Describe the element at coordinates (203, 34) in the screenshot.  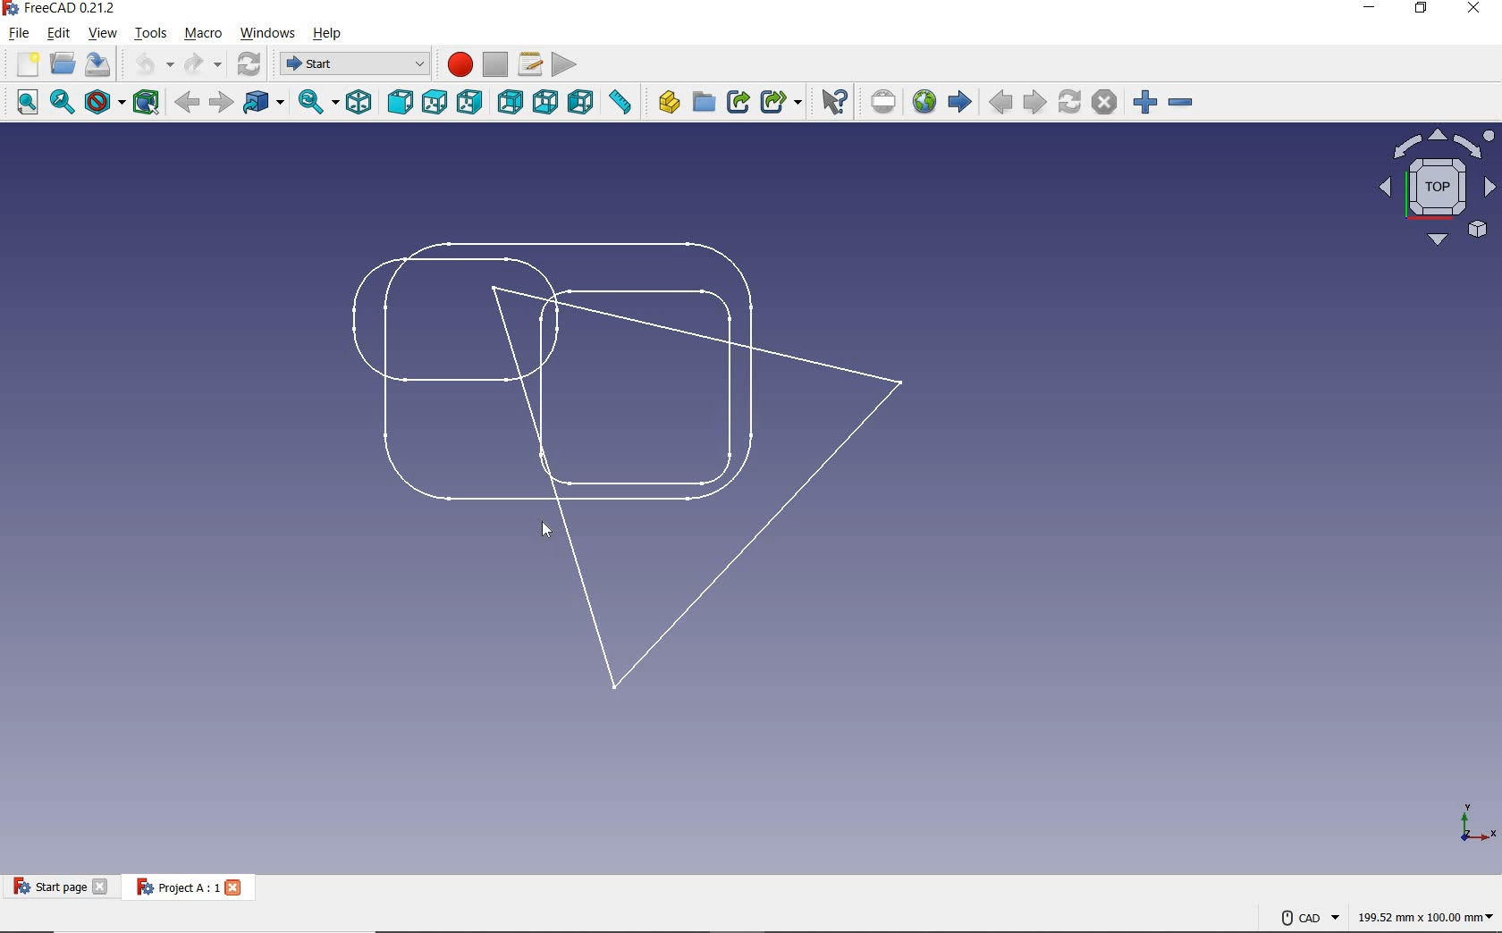
I see `MACRO` at that location.